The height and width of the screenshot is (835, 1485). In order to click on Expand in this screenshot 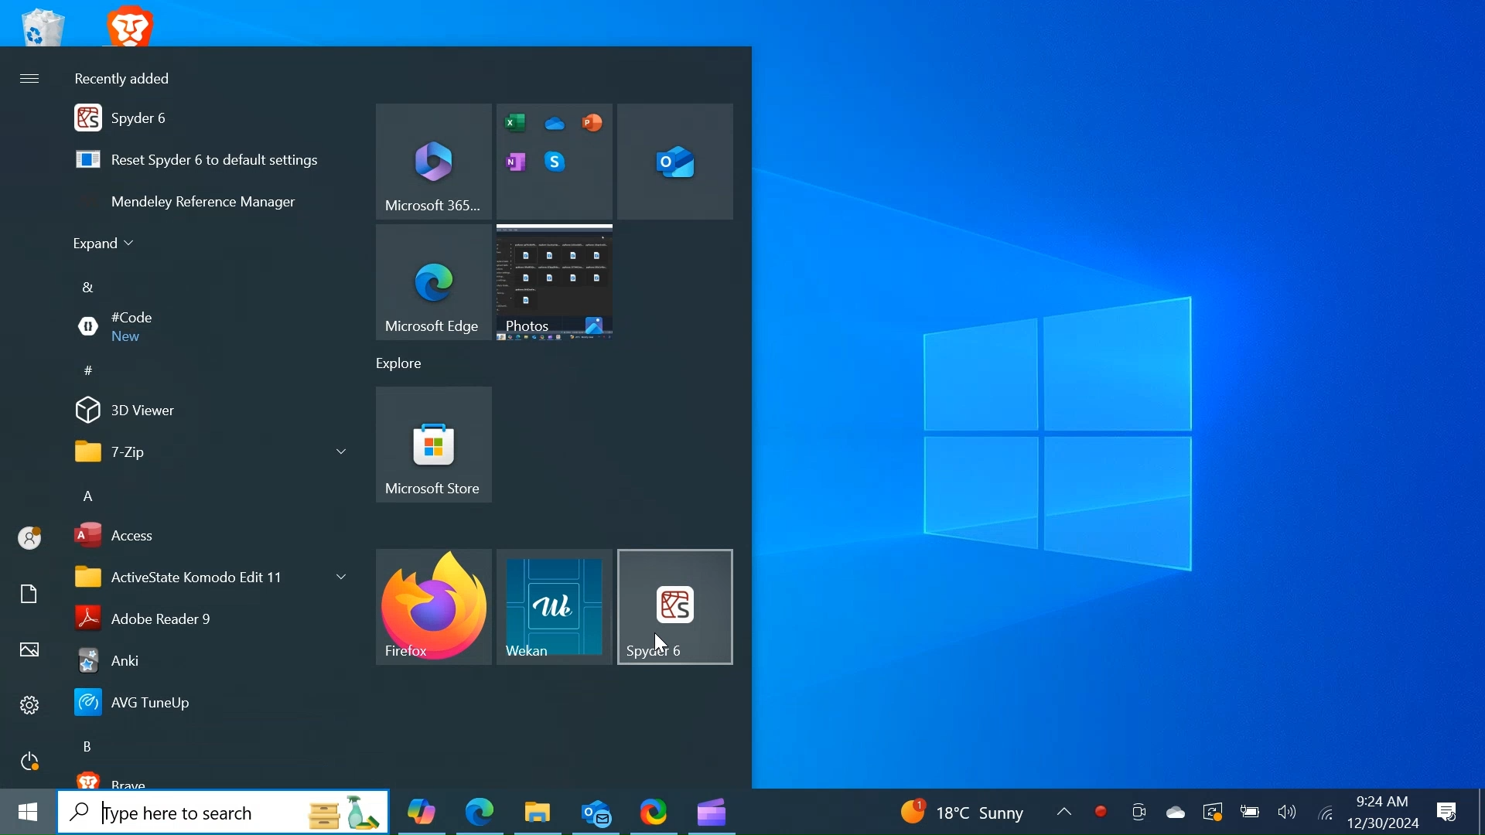, I will do `click(108, 244)`.